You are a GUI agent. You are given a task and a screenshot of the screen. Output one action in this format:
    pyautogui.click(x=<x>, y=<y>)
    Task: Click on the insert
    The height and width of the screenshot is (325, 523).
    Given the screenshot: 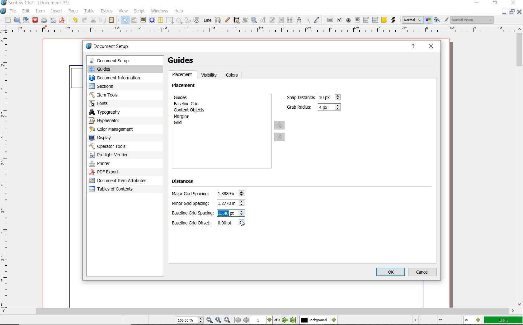 What is the action you would take?
    pyautogui.click(x=57, y=11)
    